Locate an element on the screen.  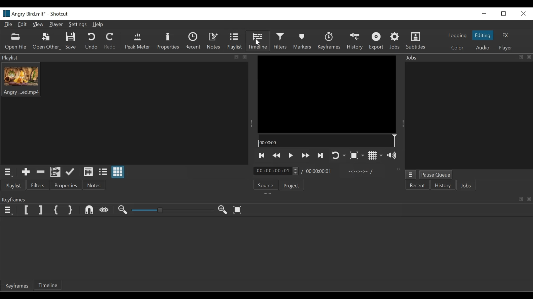
Playlist is located at coordinates (14, 186).